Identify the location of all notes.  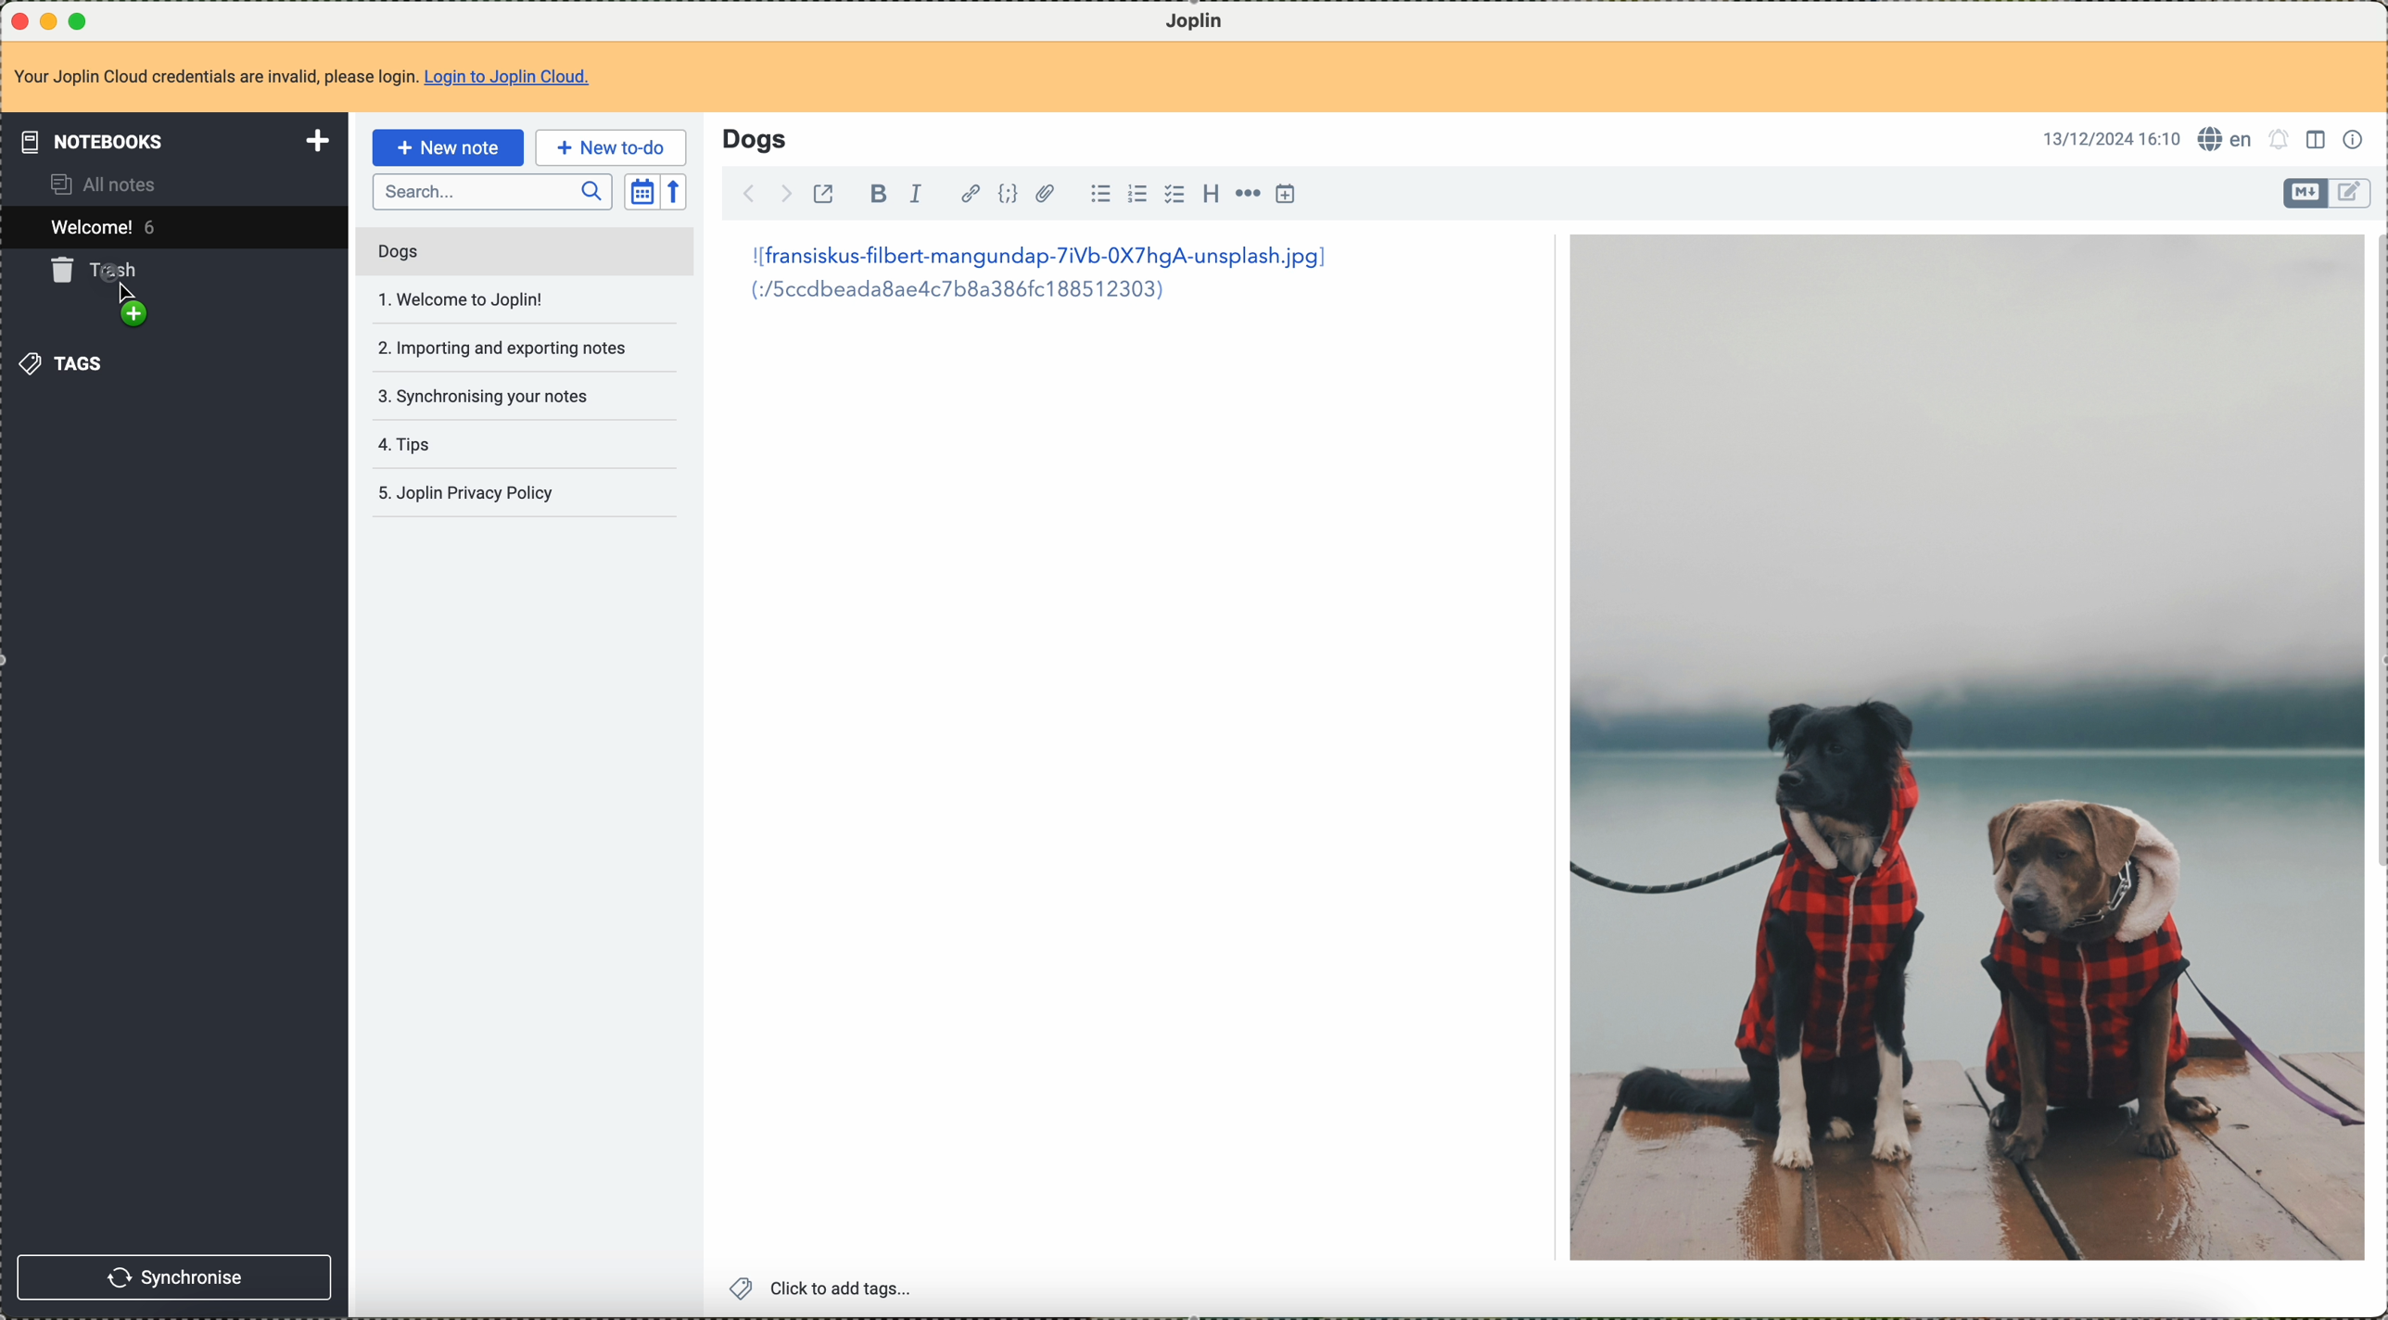
(108, 184).